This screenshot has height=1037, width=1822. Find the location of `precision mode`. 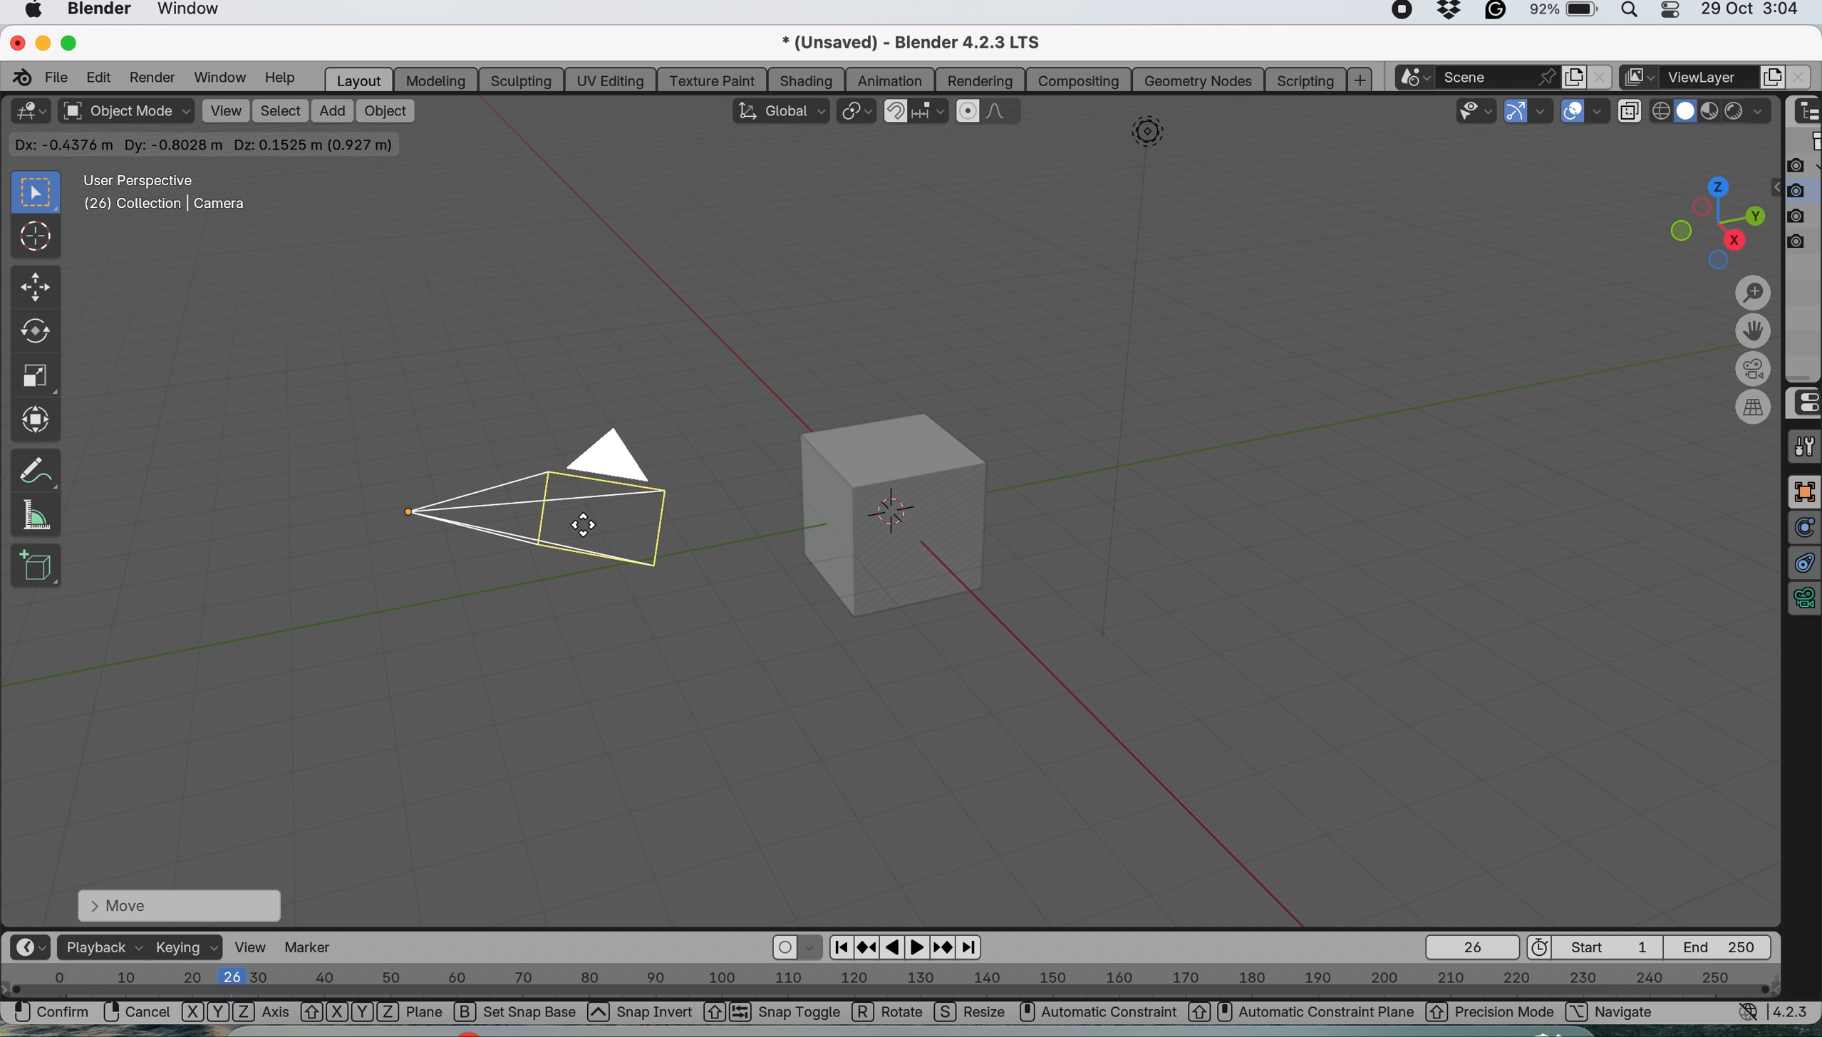

precision mode is located at coordinates (1491, 1013).